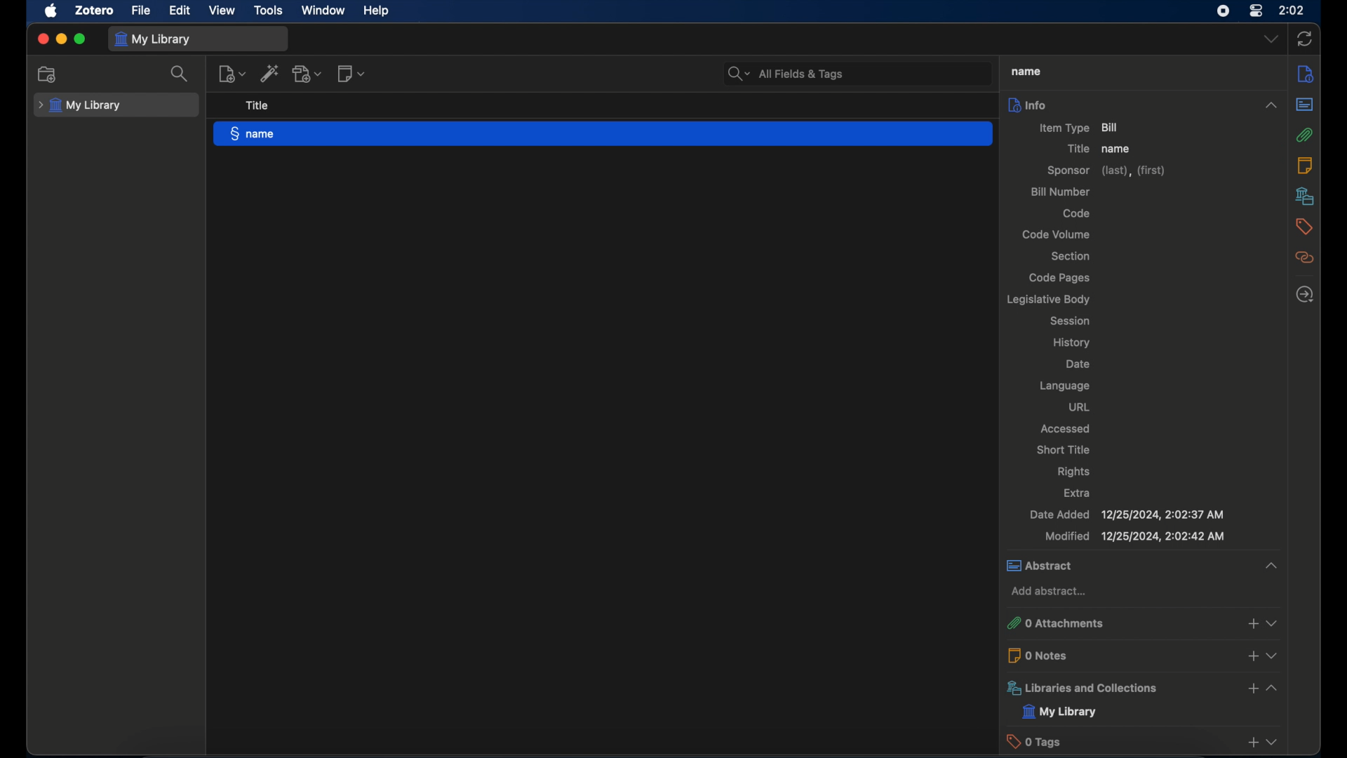 The height and width of the screenshot is (758, 1347). I want to click on add abstract, so click(1048, 592).